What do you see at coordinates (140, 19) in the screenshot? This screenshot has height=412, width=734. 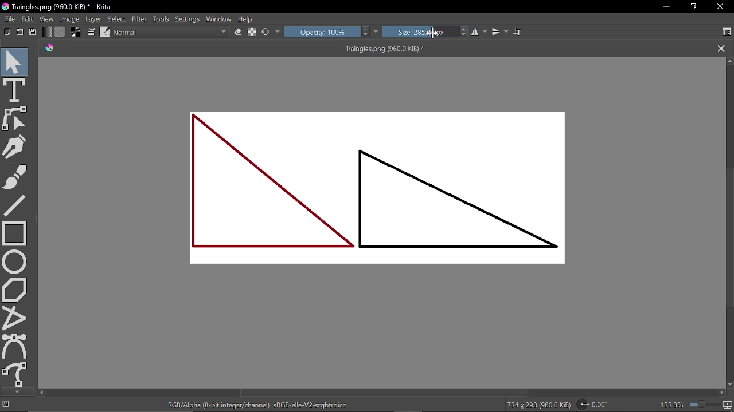 I see `Filter` at bounding box center [140, 19].